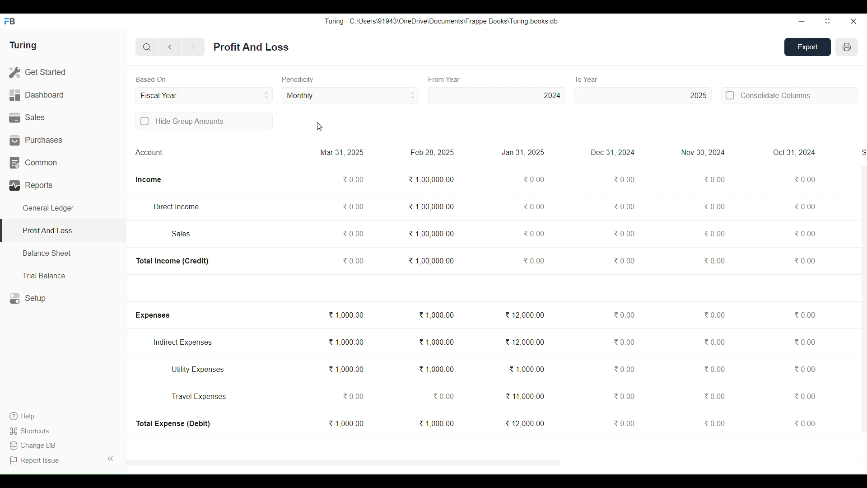 The width and height of the screenshot is (867, 488). I want to click on 1,000.00, so click(346, 423).